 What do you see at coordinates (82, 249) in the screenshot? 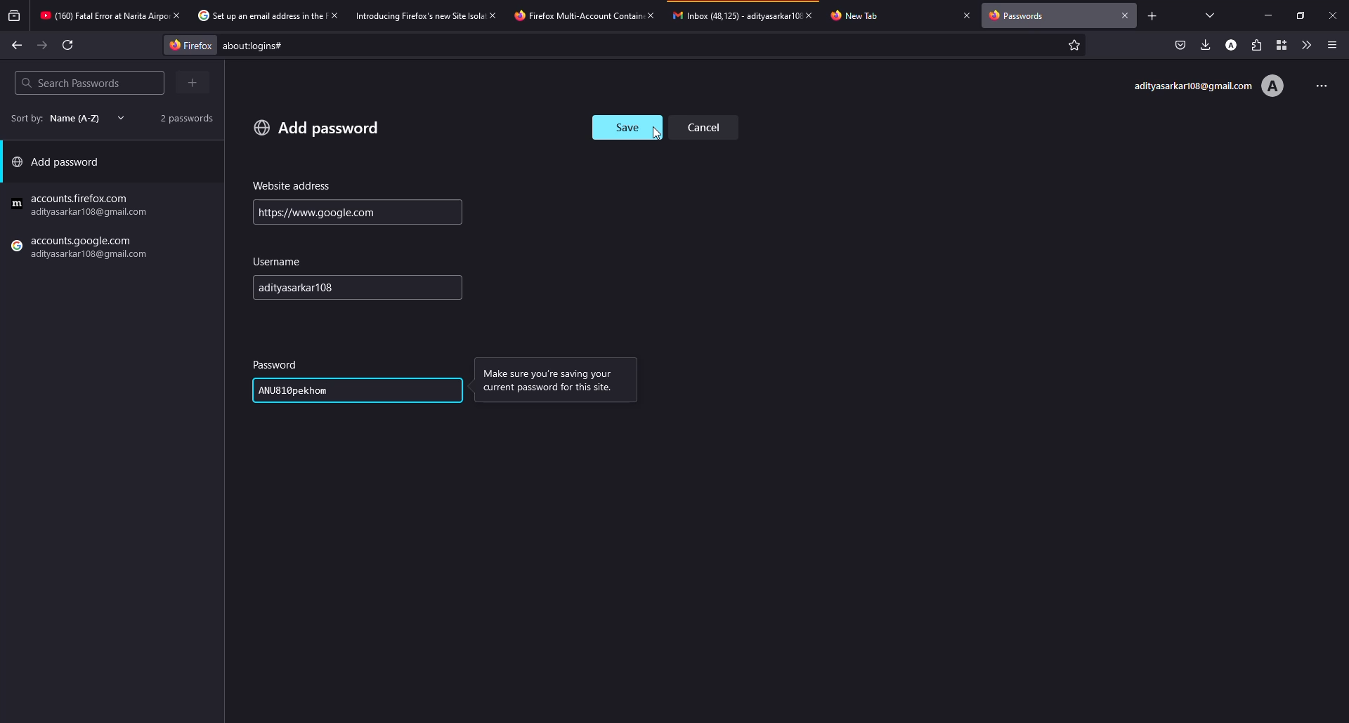
I see `firefox` at bounding box center [82, 249].